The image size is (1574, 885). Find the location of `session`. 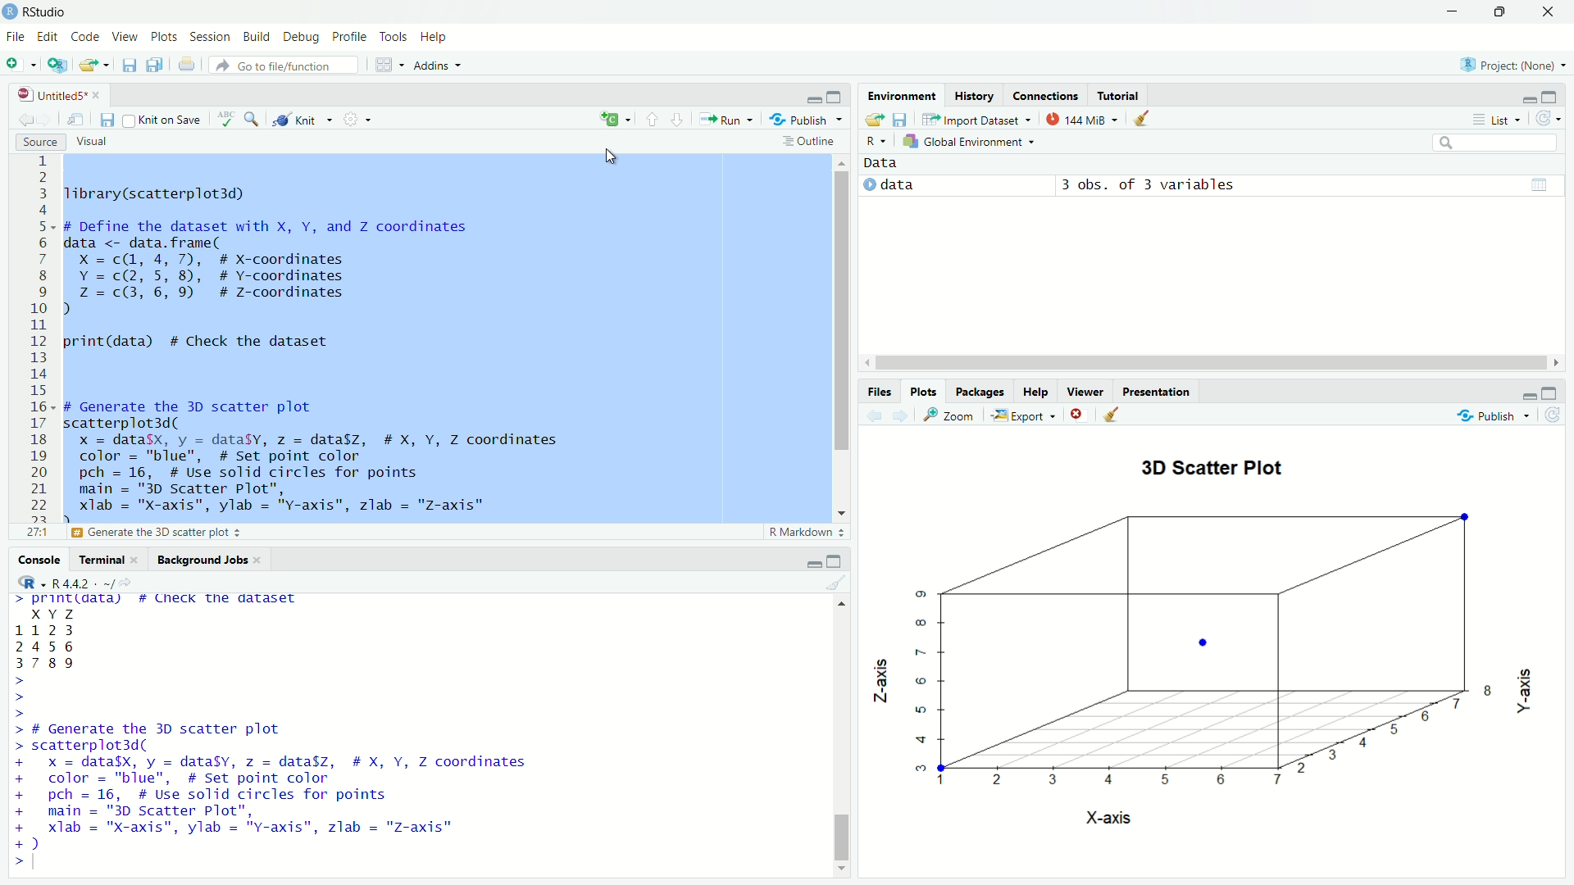

session is located at coordinates (209, 36).